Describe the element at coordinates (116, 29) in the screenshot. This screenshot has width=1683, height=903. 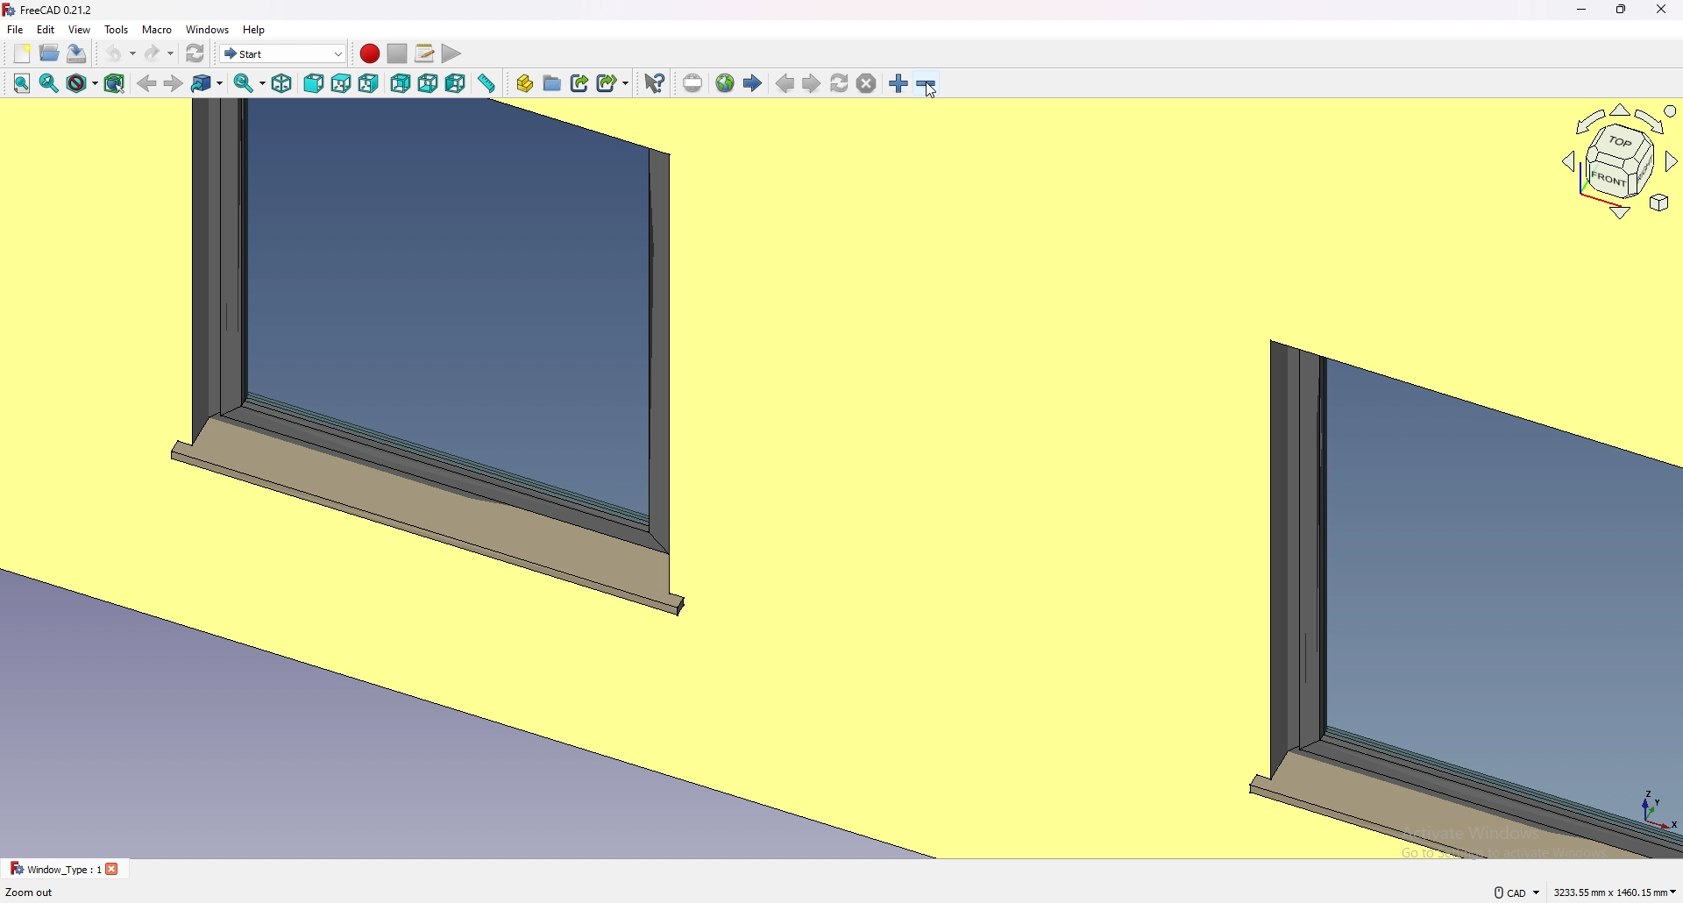
I see `tools` at that location.